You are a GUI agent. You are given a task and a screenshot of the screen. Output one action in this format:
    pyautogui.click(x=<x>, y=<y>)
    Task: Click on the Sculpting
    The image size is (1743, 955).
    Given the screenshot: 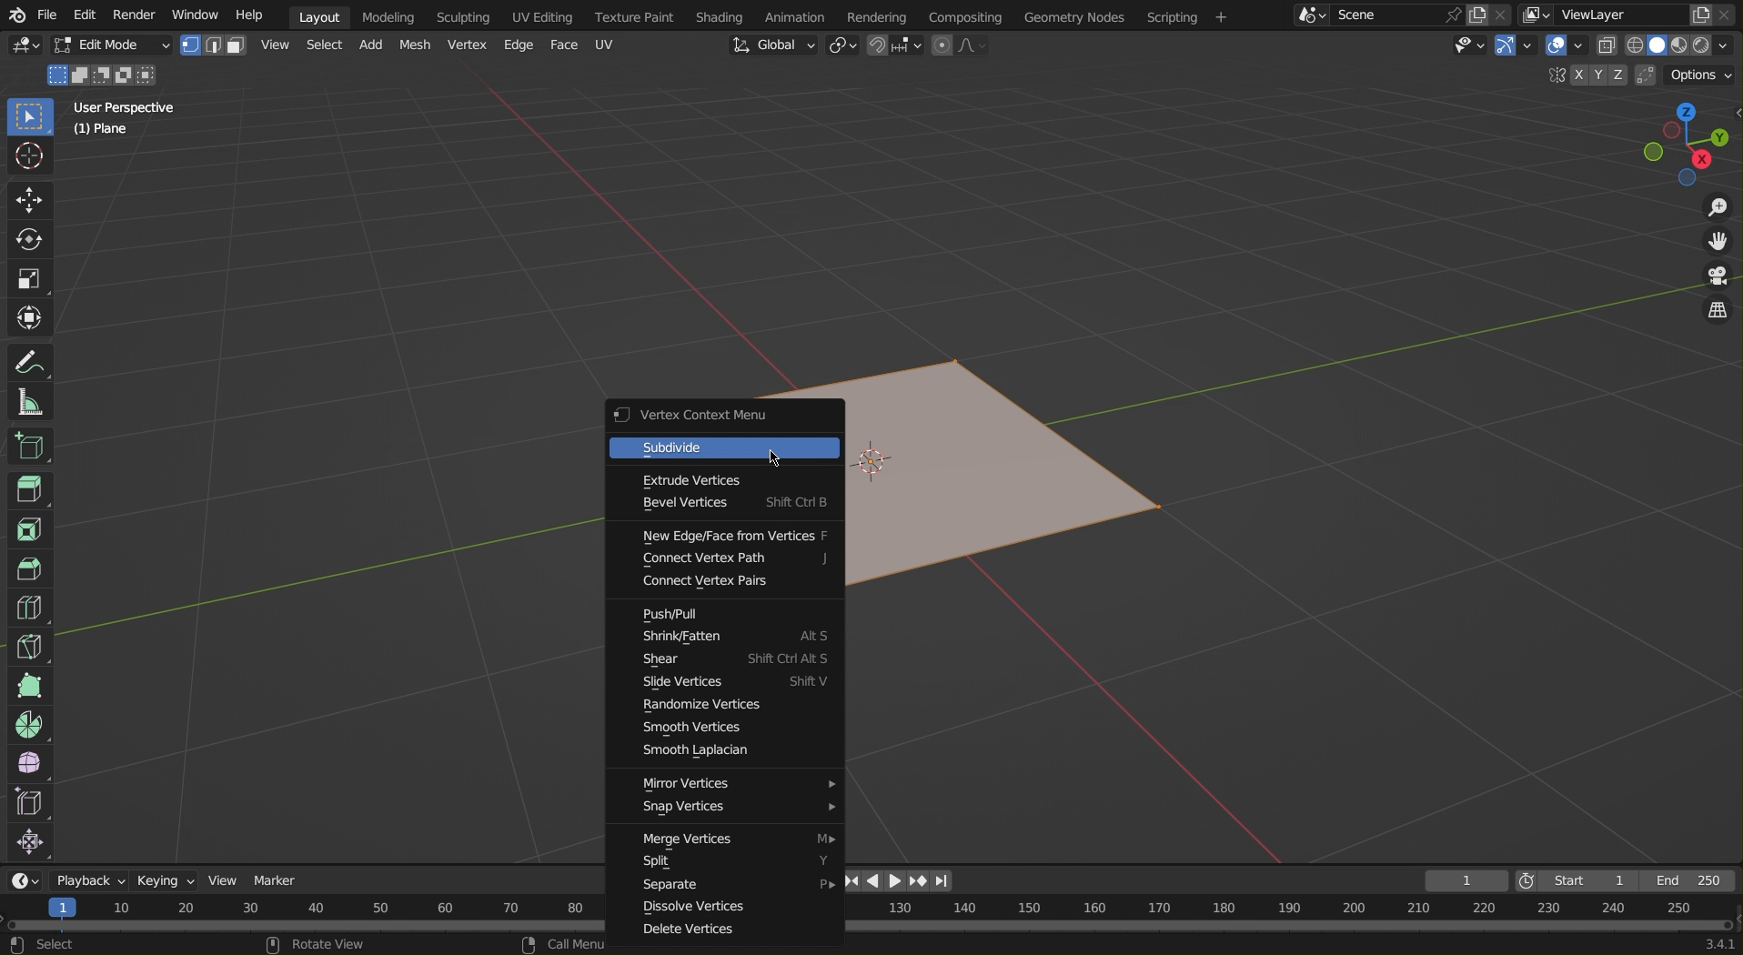 What is the action you would take?
    pyautogui.click(x=463, y=15)
    